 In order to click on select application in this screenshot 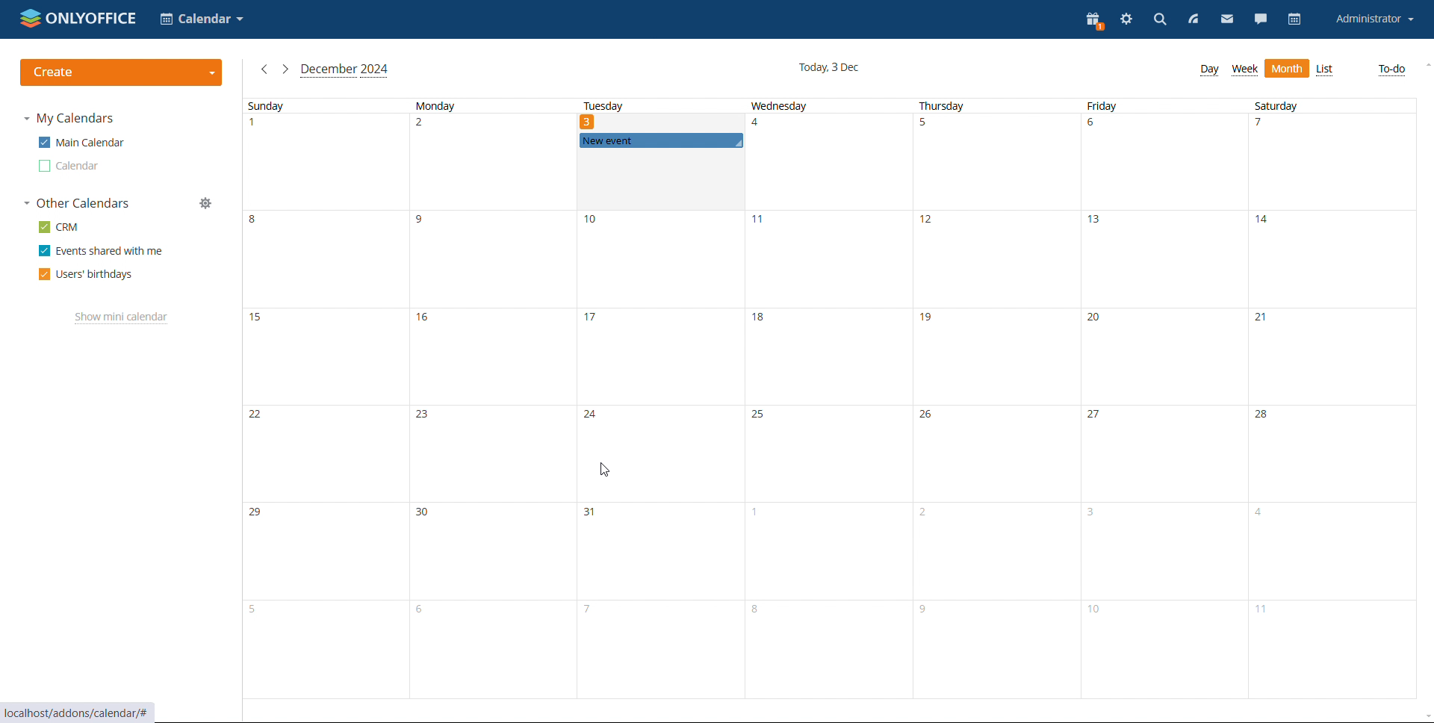, I will do `click(202, 19)`.